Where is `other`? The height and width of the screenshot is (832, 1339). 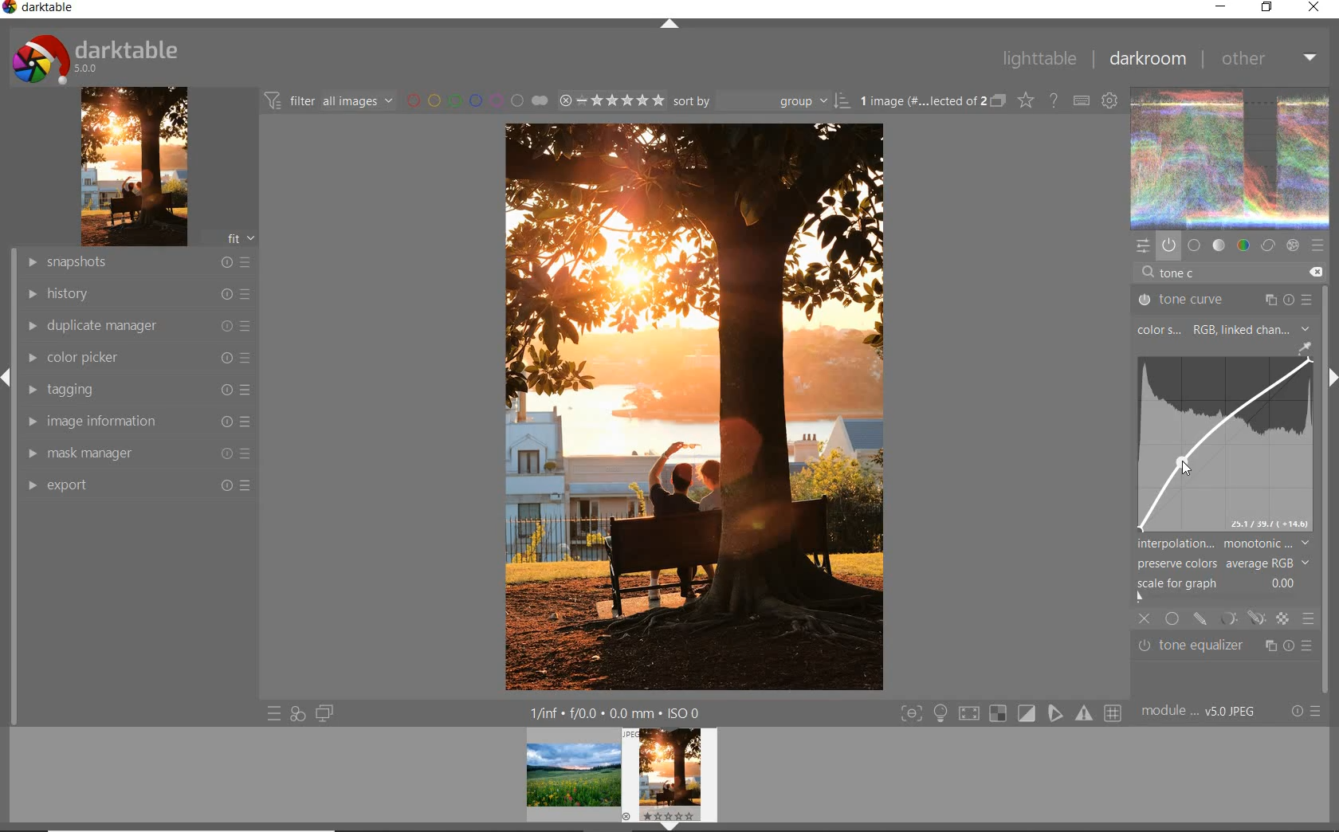
other is located at coordinates (1266, 57).